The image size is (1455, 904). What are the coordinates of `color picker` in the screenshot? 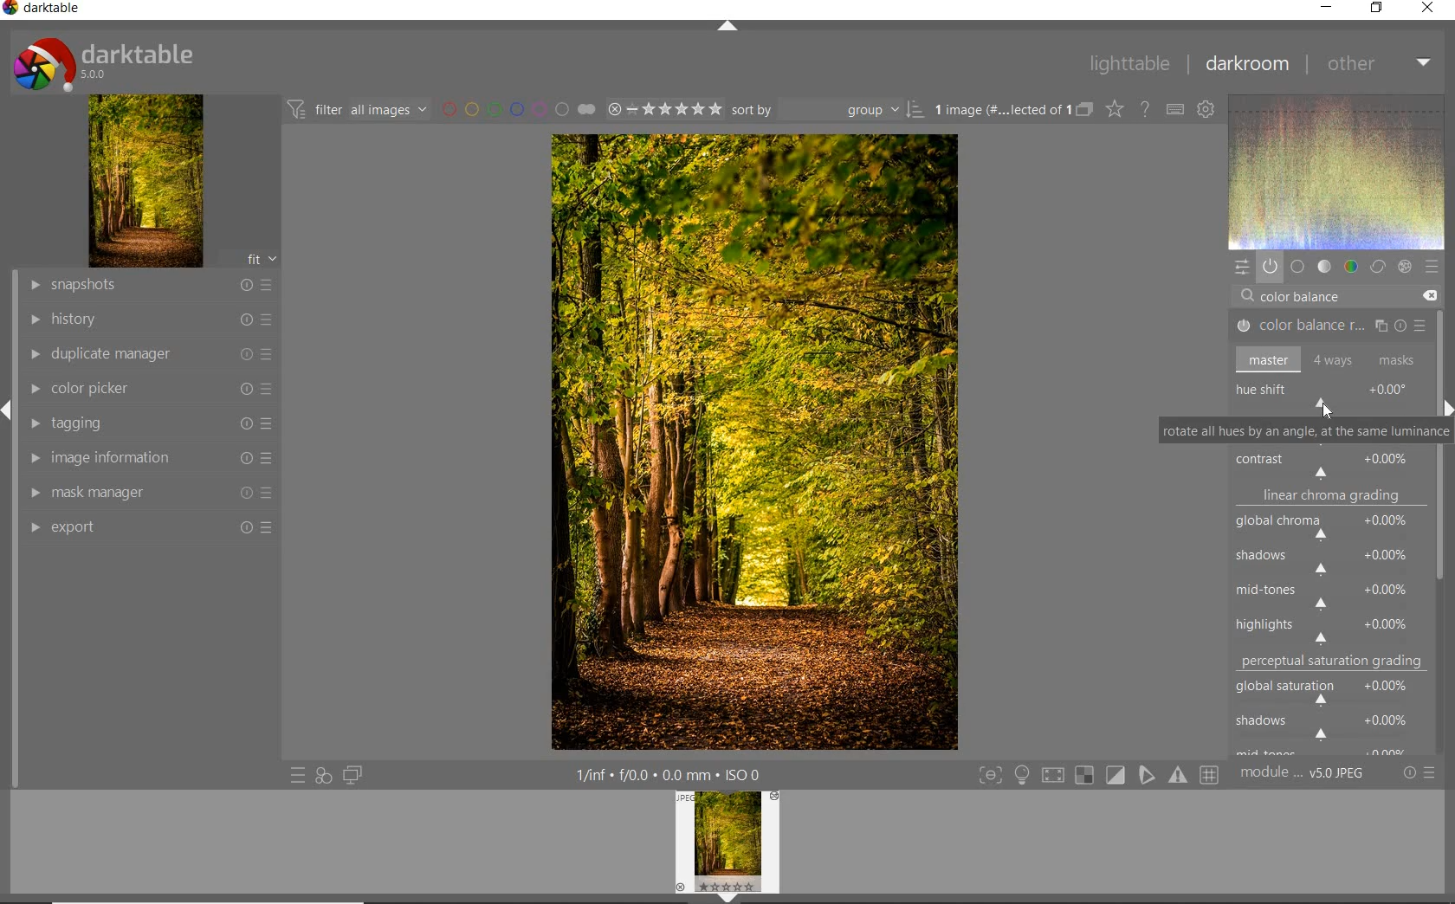 It's located at (150, 390).